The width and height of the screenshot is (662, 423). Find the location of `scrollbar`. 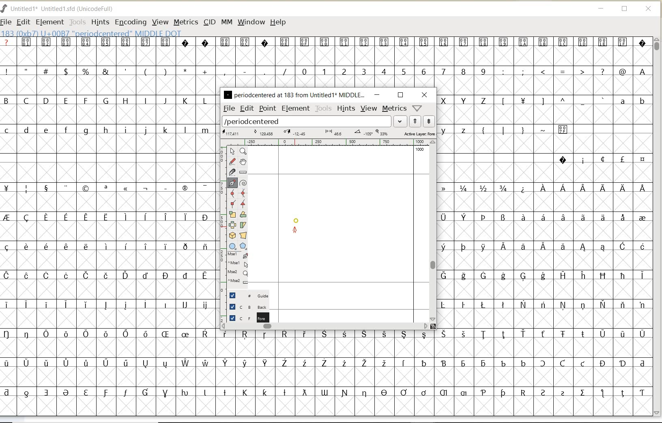

scrollbar is located at coordinates (325, 326).